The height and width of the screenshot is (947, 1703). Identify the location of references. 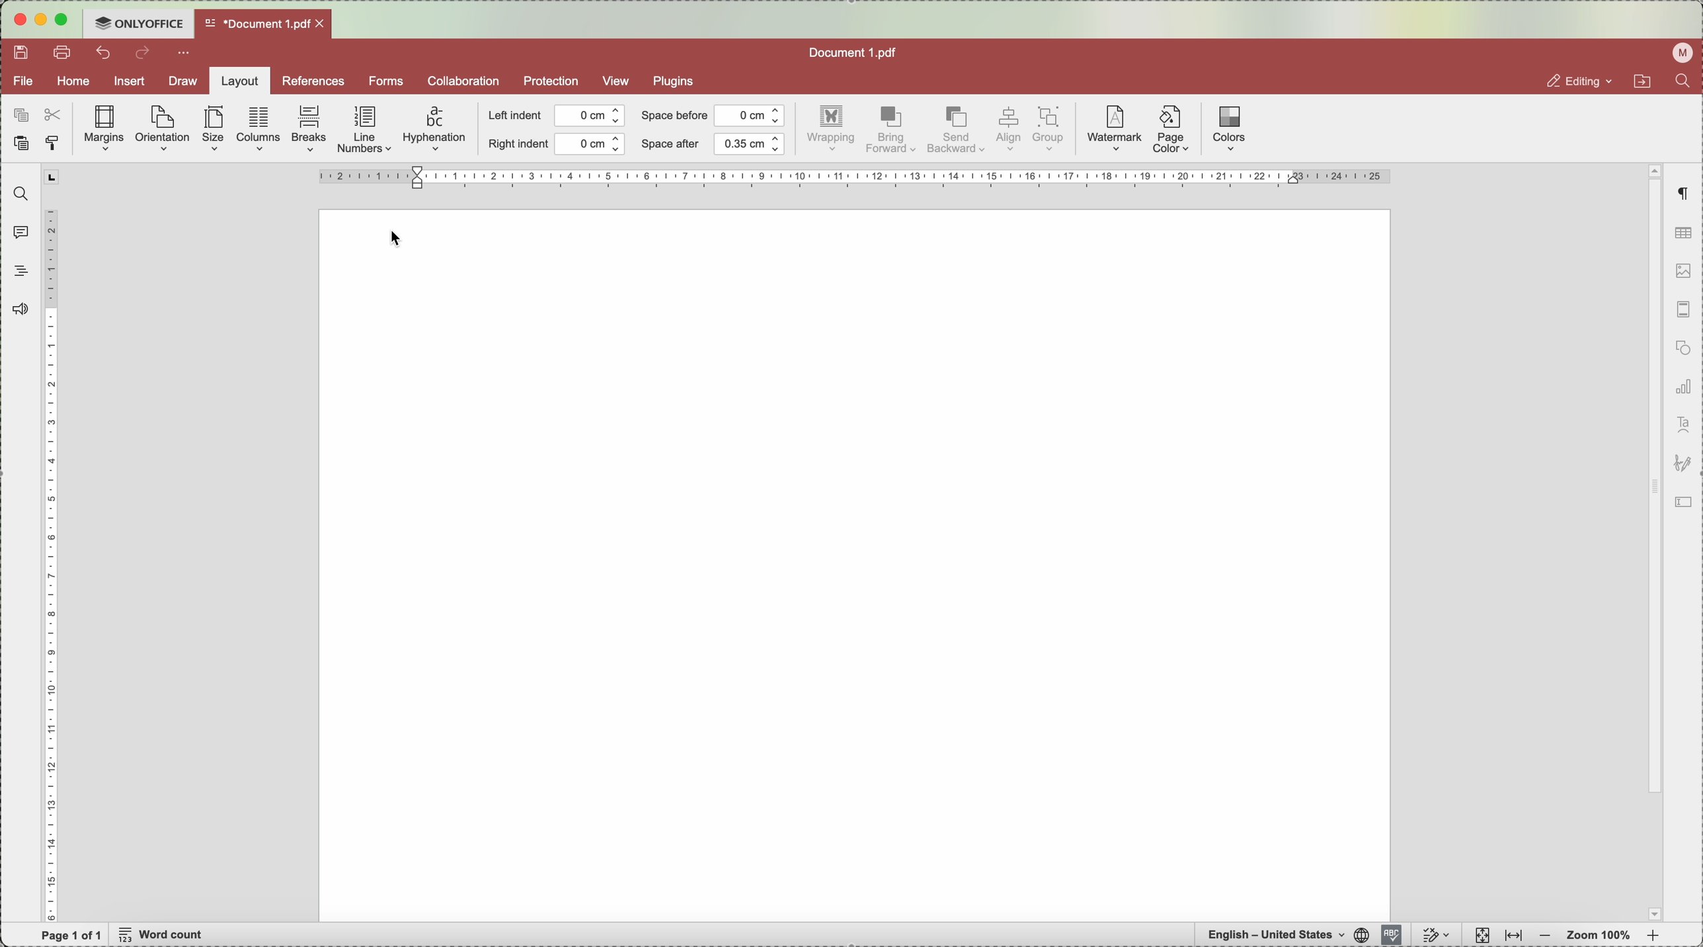
(313, 81).